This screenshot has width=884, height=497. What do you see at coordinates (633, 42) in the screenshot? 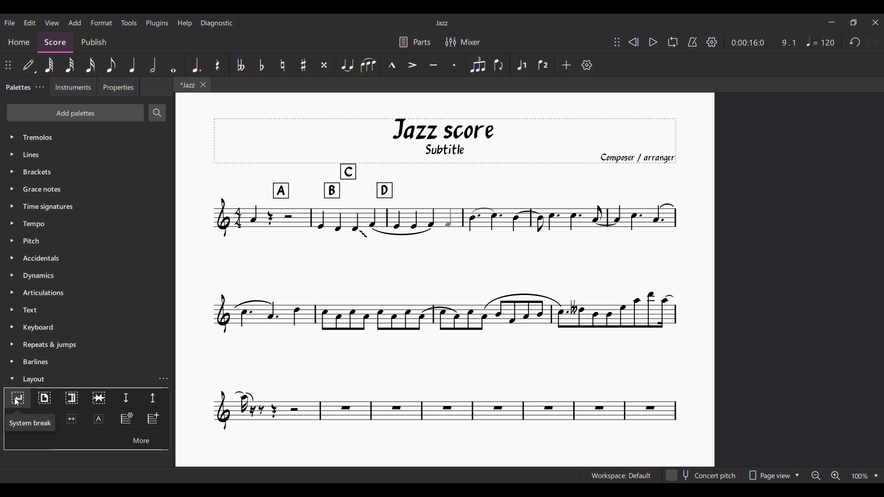
I see `Rewind` at bounding box center [633, 42].